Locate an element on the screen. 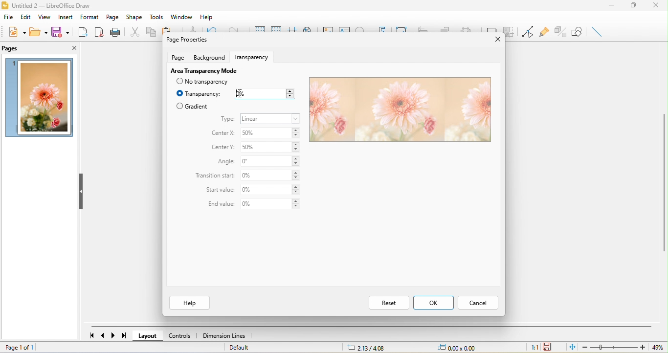  new is located at coordinates (18, 32).